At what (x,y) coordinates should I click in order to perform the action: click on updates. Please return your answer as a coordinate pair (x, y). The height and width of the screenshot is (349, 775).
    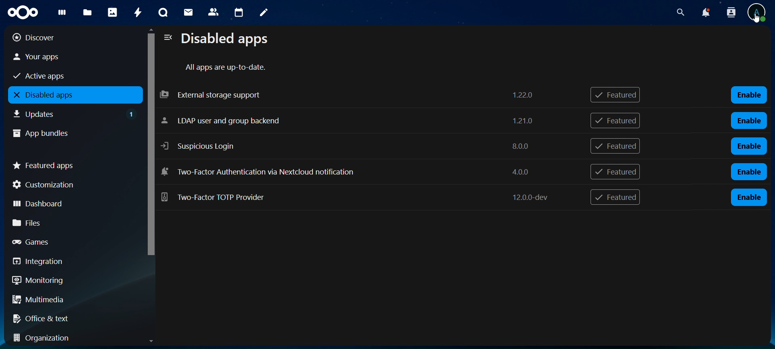
    Looking at the image, I should click on (75, 113).